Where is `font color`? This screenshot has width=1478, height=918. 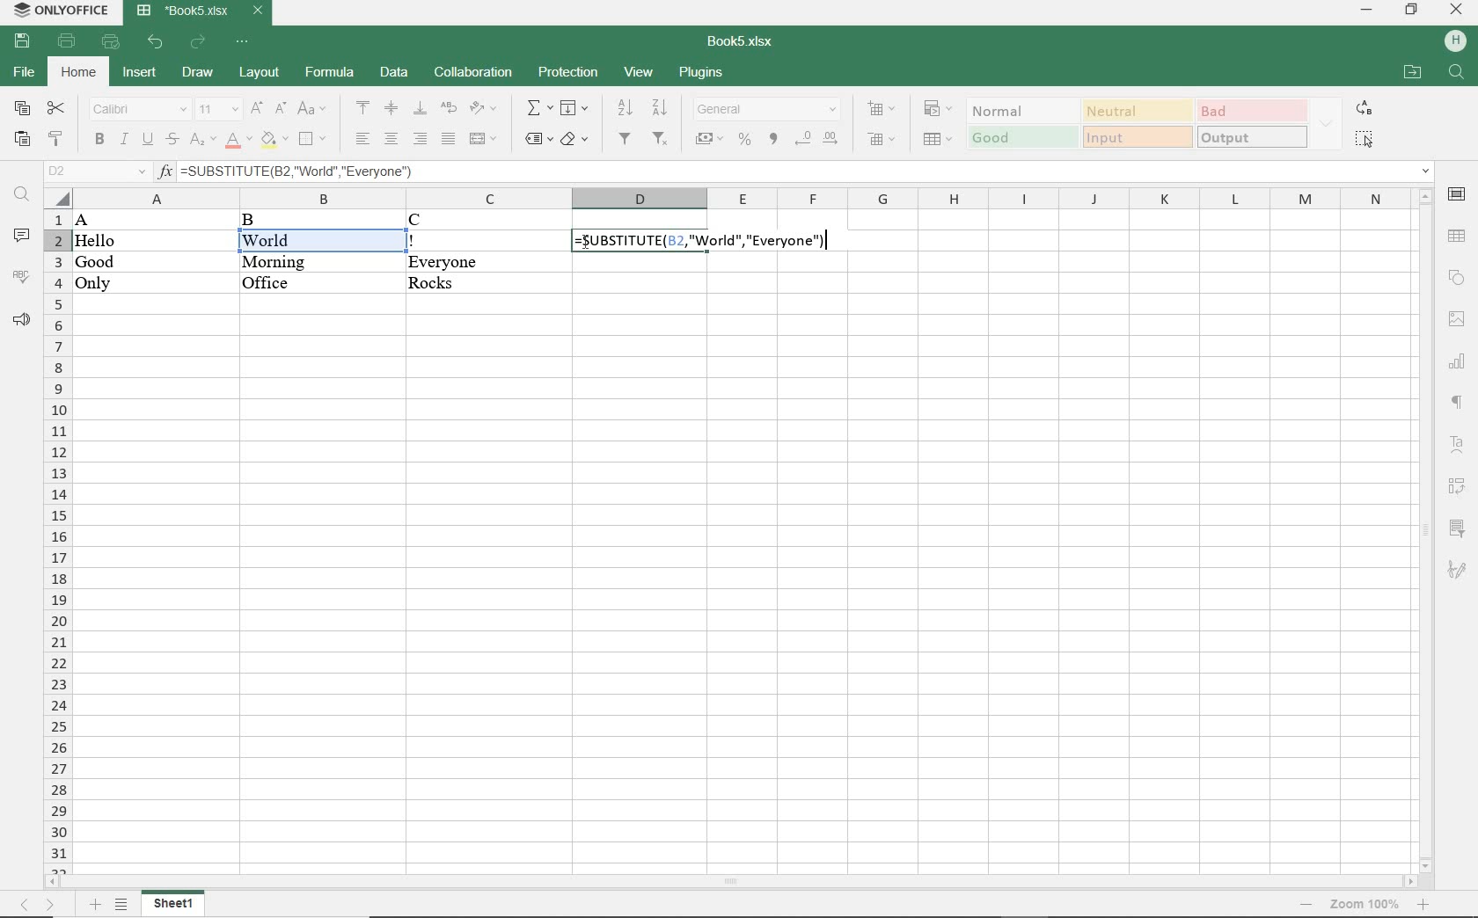 font color is located at coordinates (238, 142).